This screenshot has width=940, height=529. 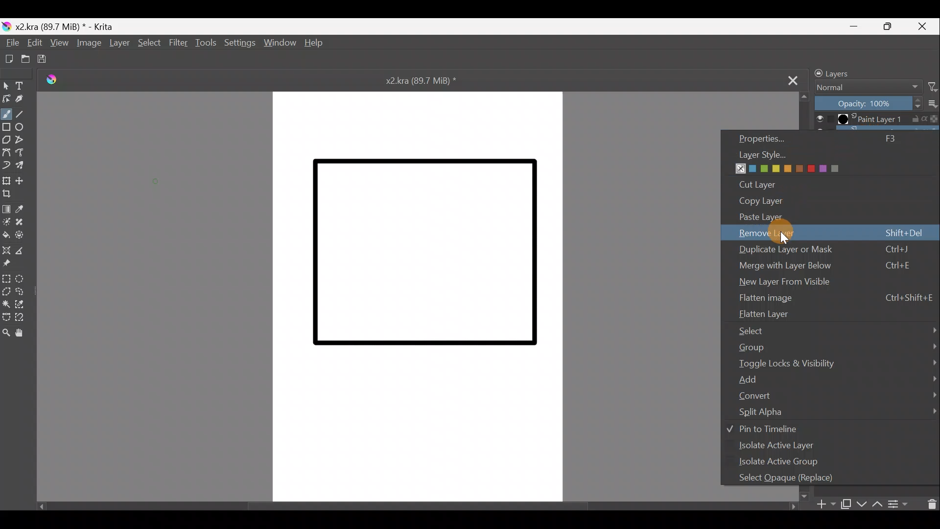 I want to click on Normal Blending mode, so click(x=866, y=86).